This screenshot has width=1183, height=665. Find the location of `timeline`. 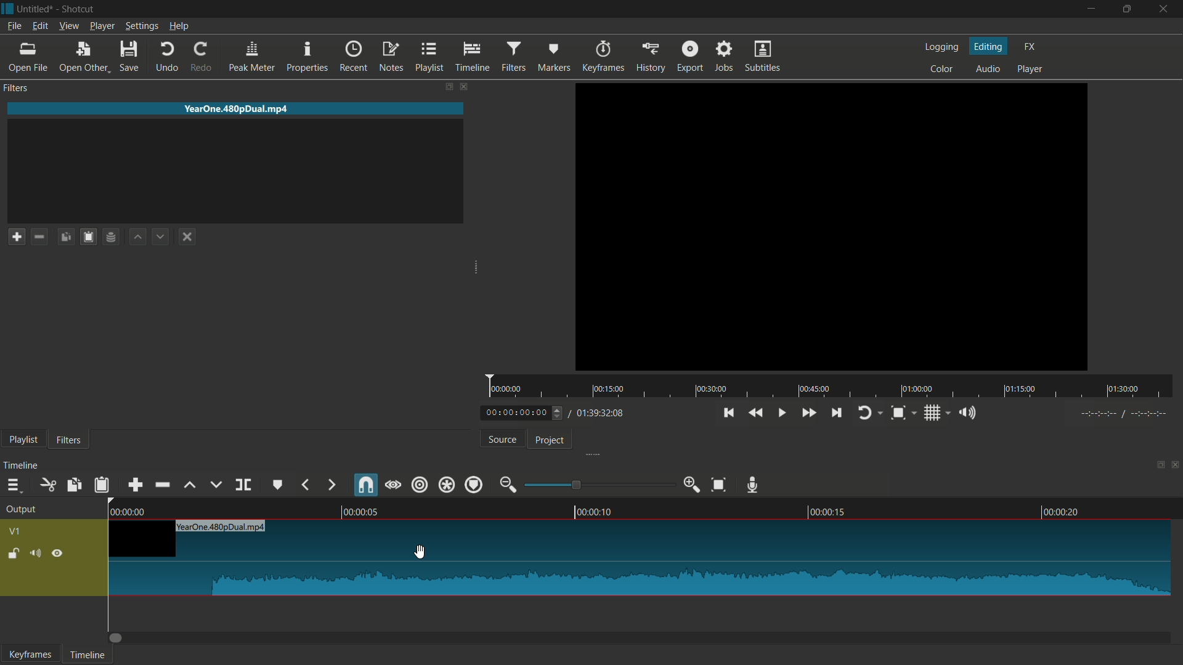

timeline is located at coordinates (22, 464).